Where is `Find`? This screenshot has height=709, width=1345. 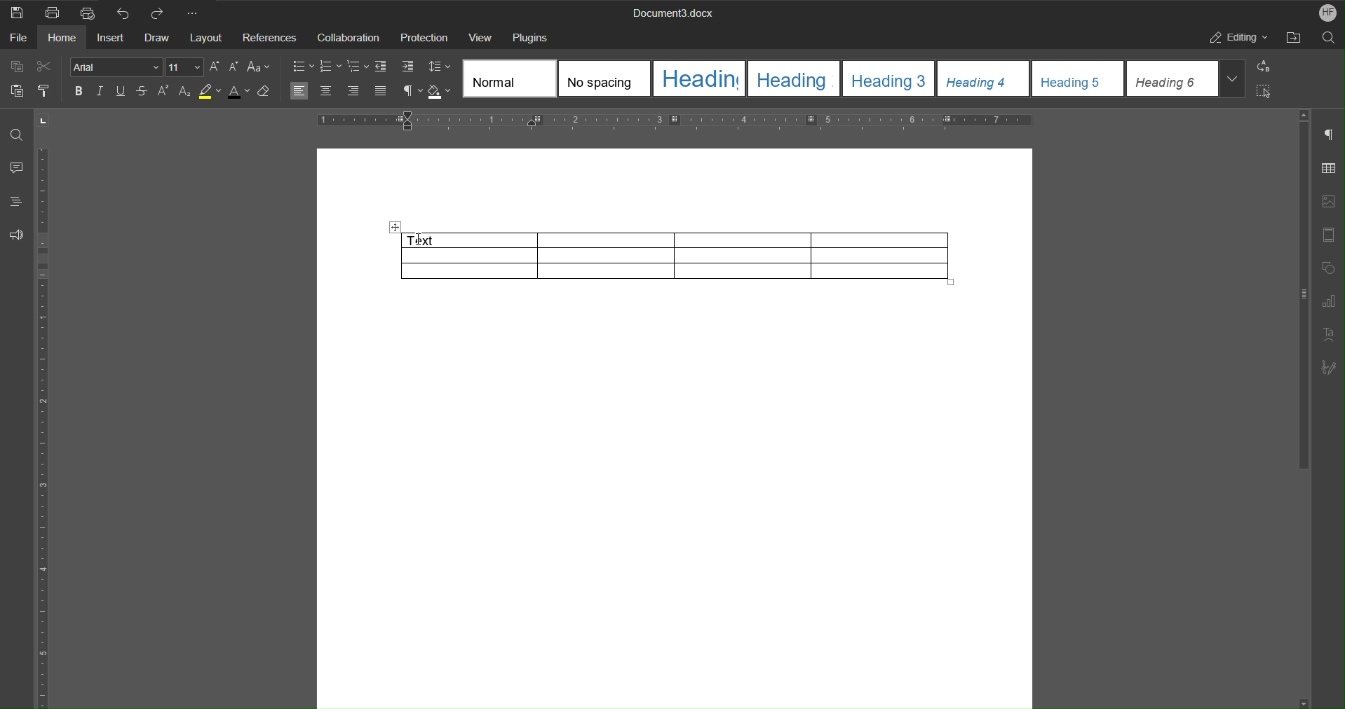
Find is located at coordinates (14, 134).